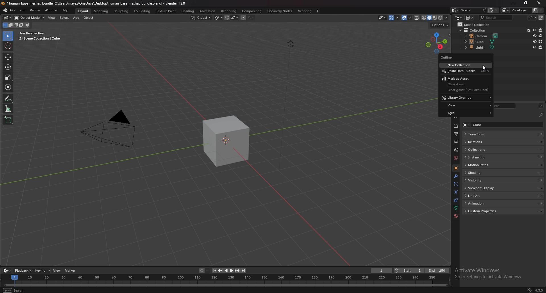 This screenshot has width=546, height=293. I want to click on browse scene, so click(455, 10).